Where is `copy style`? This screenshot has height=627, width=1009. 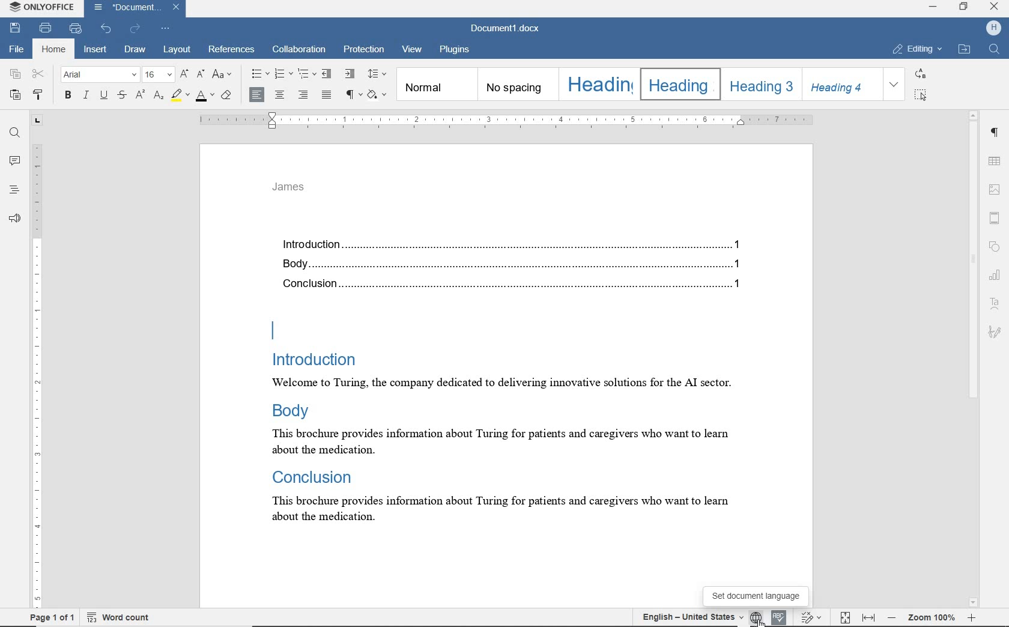 copy style is located at coordinates (41, 96).